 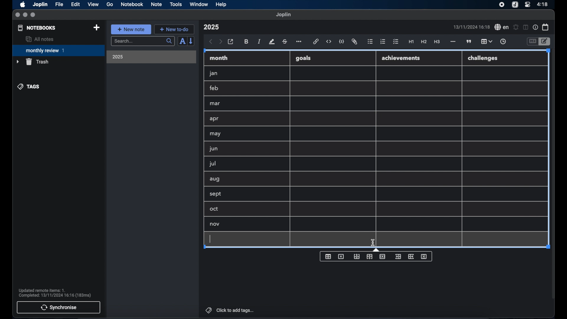 What do you see at coordinates (328, 256) in the screenshot?
I see `insert table` at bounding box center [328, 256].